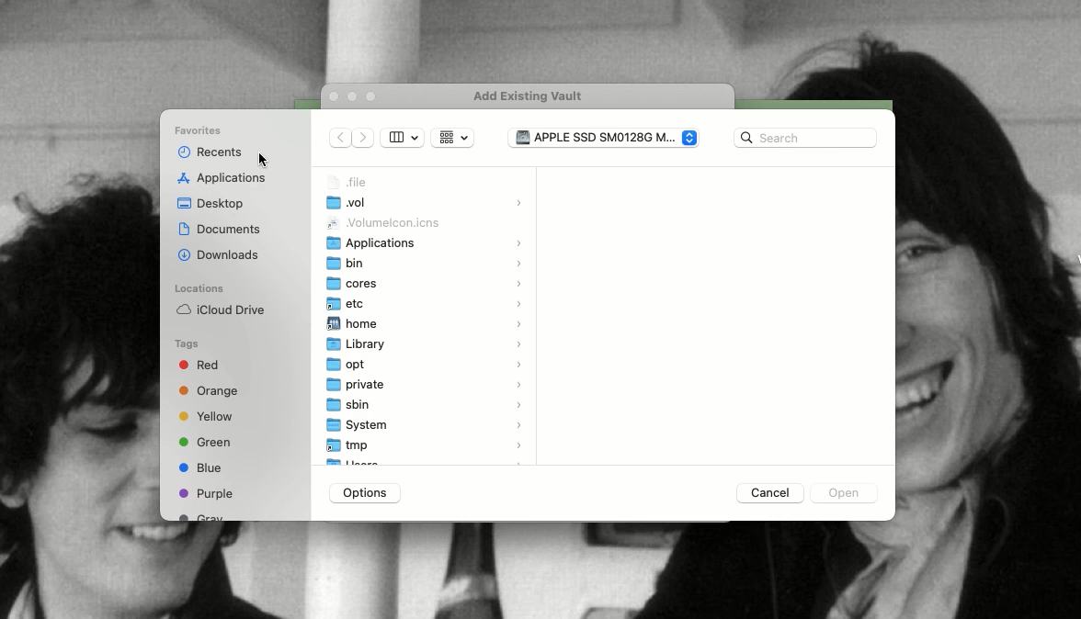  Describe the element at coordinates (426, 284) in the screenshot. I see `Cores` at that location.